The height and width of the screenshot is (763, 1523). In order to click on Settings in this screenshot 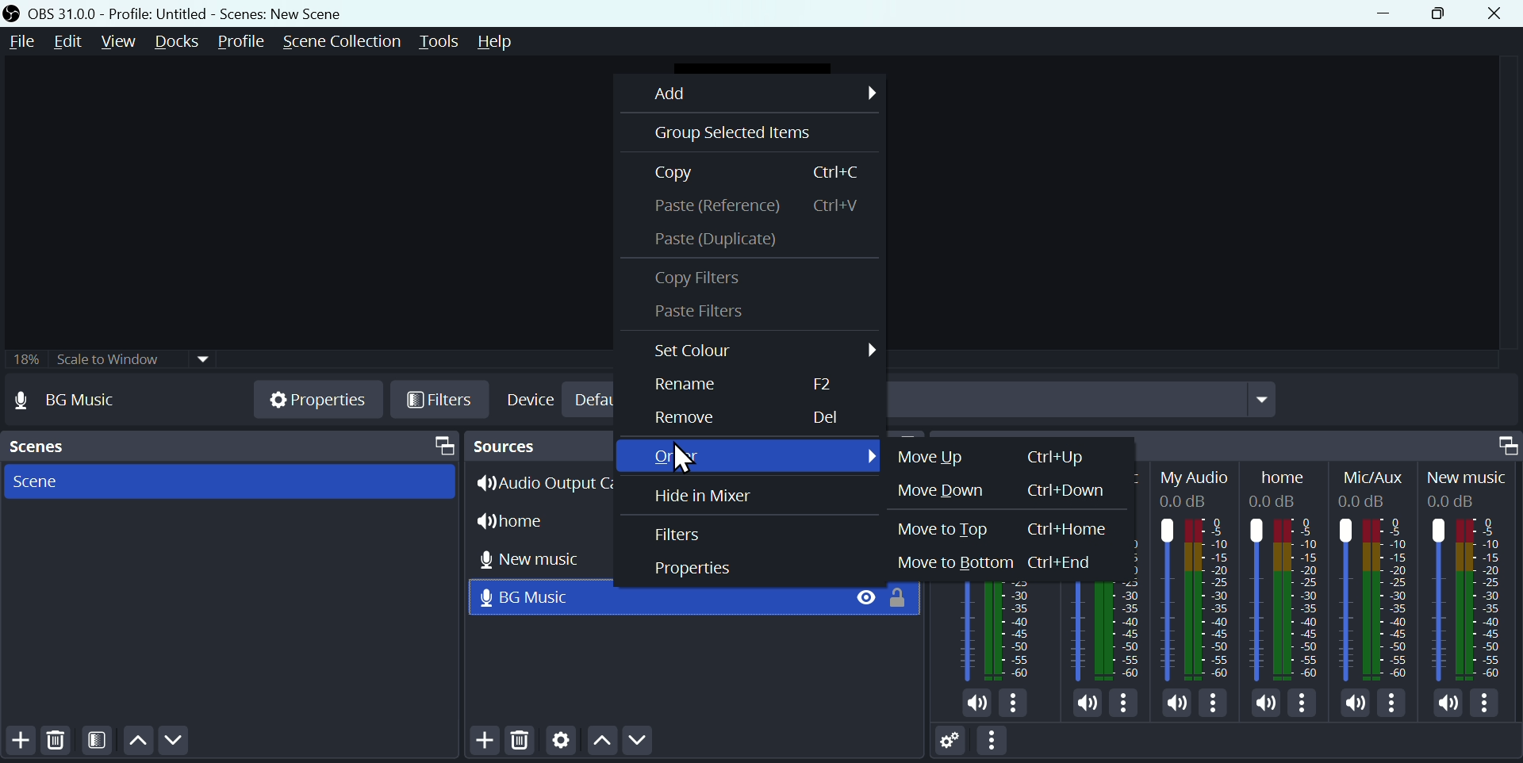, I will do `click(558, 744)`.